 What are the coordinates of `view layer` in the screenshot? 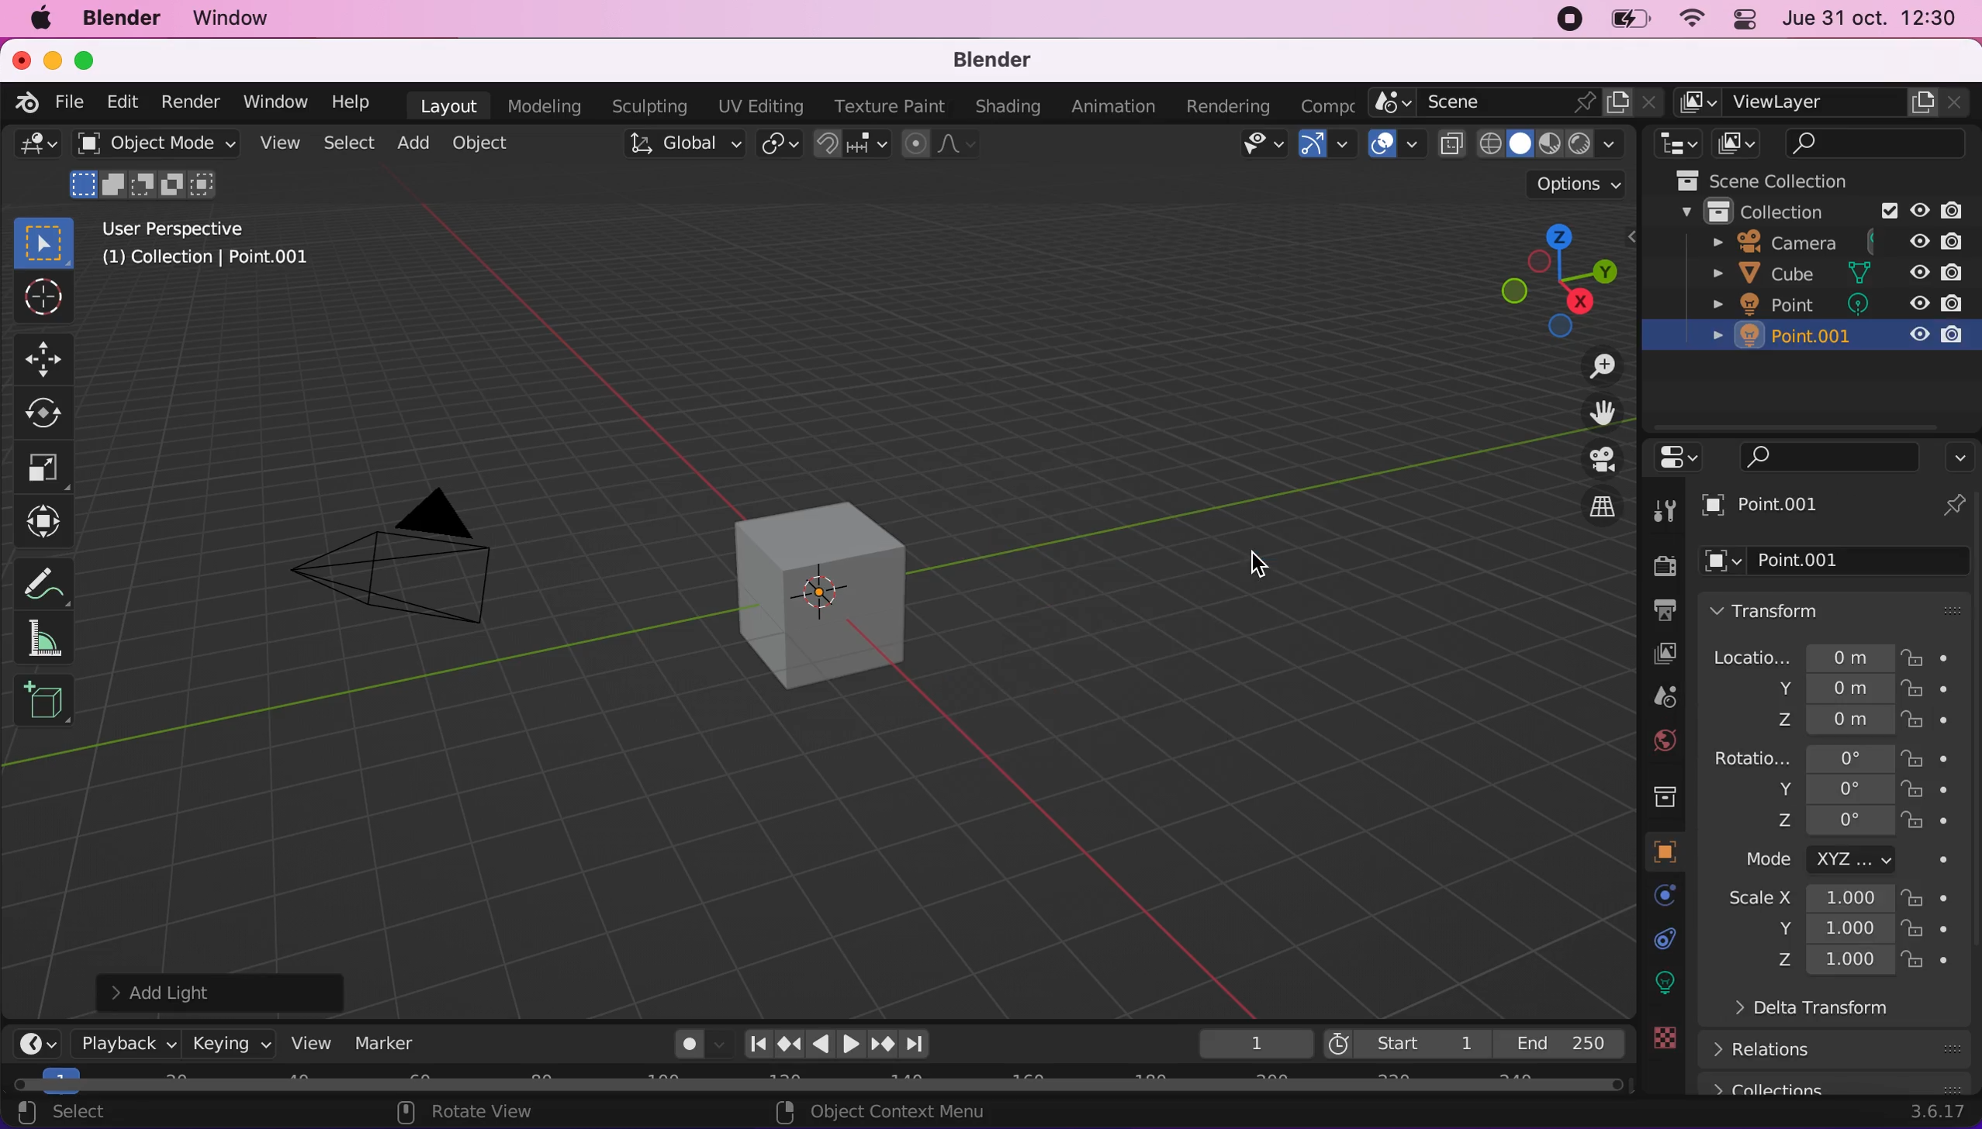 It's located at (1659, 656).